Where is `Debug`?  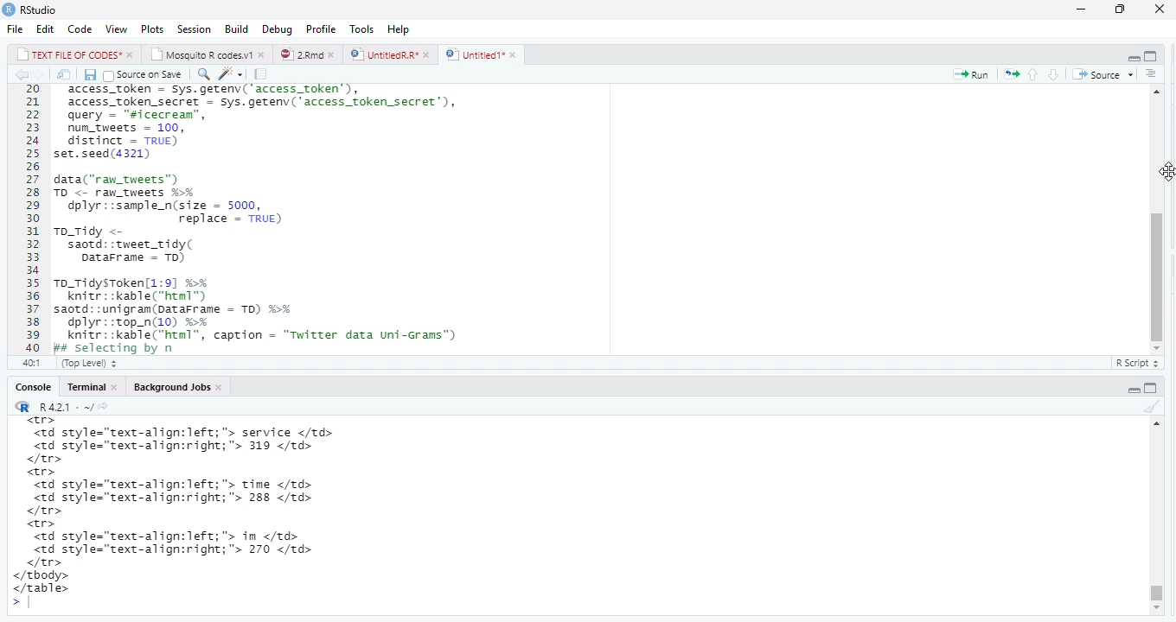 Debug is located at coordinates (275, 29).